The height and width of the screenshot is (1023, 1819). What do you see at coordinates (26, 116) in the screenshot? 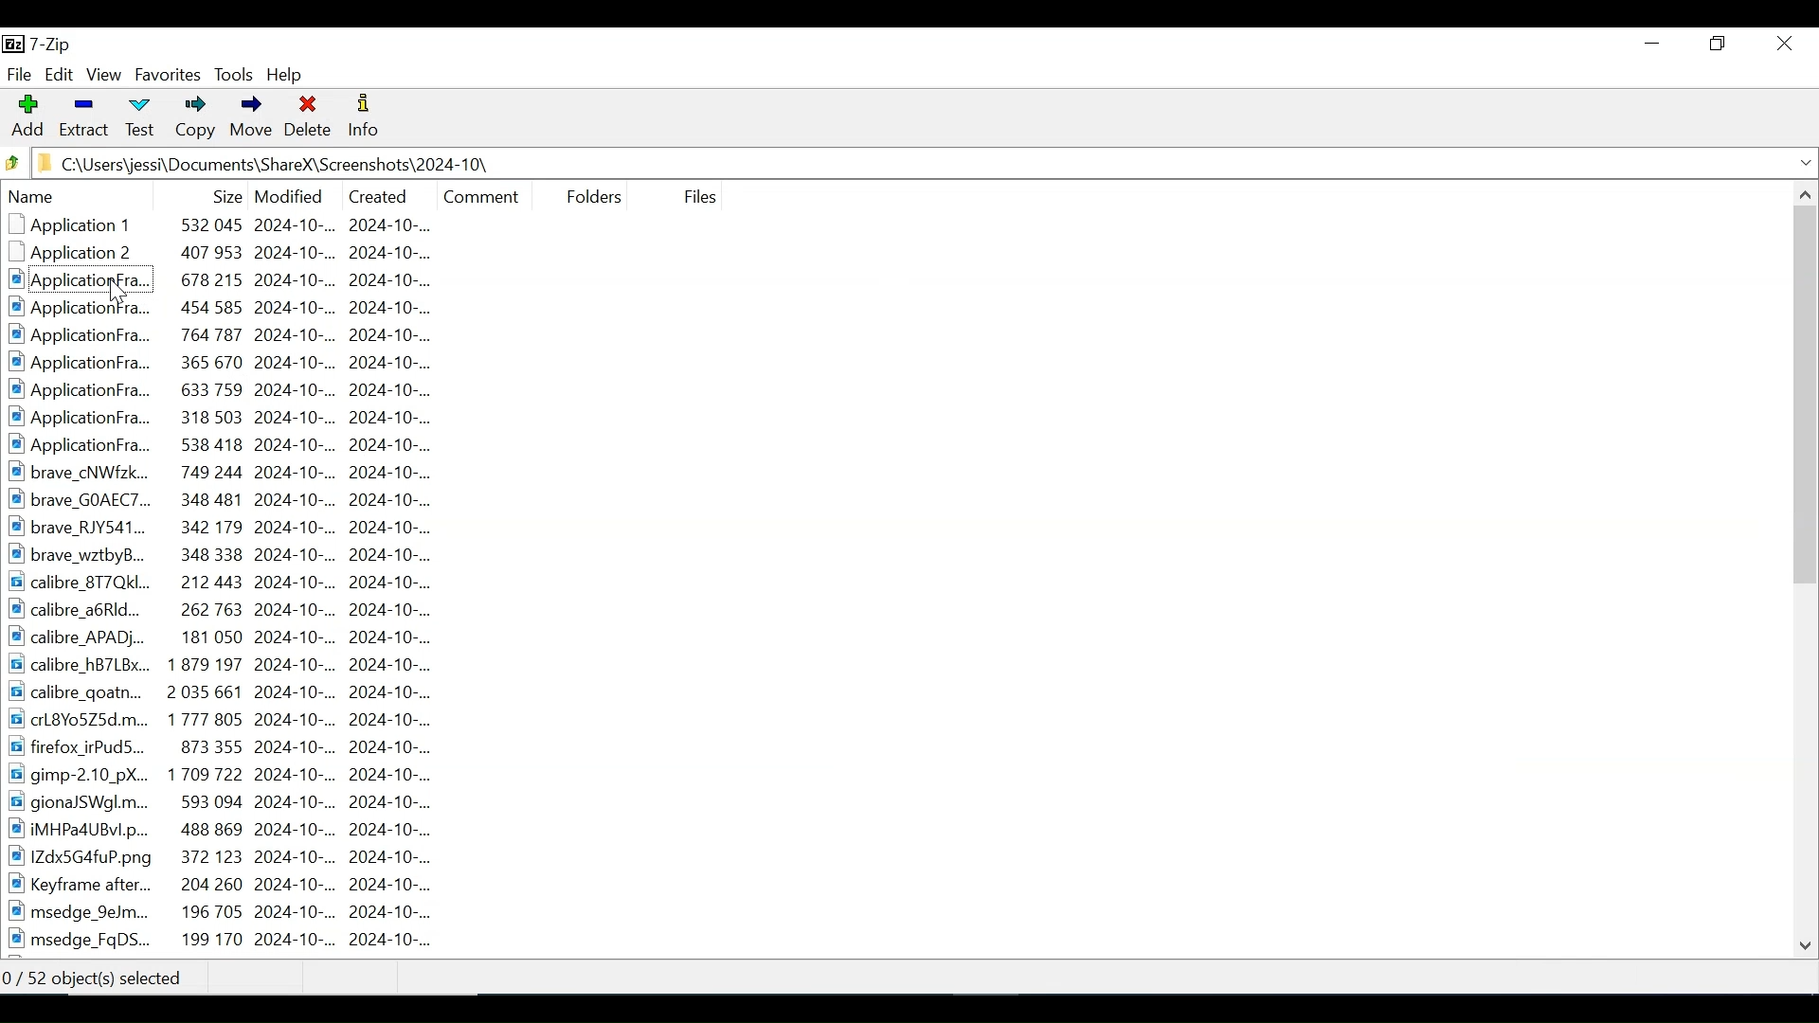
I see `Add` at bounding box center [26, 116].